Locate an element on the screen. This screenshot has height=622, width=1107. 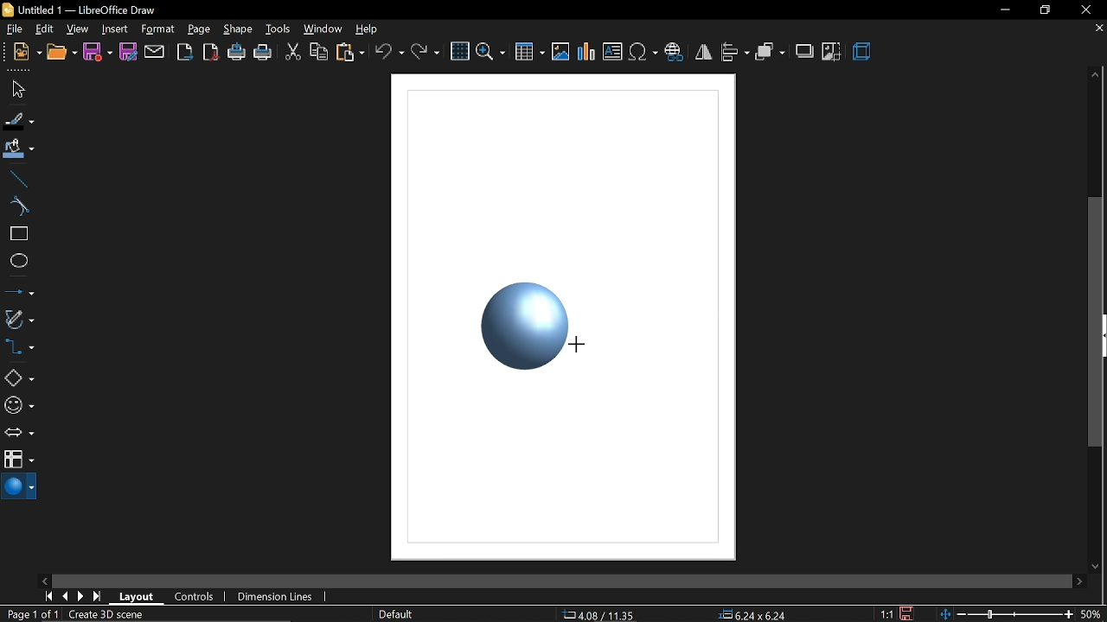
paste is located at coordinates (350, 53).